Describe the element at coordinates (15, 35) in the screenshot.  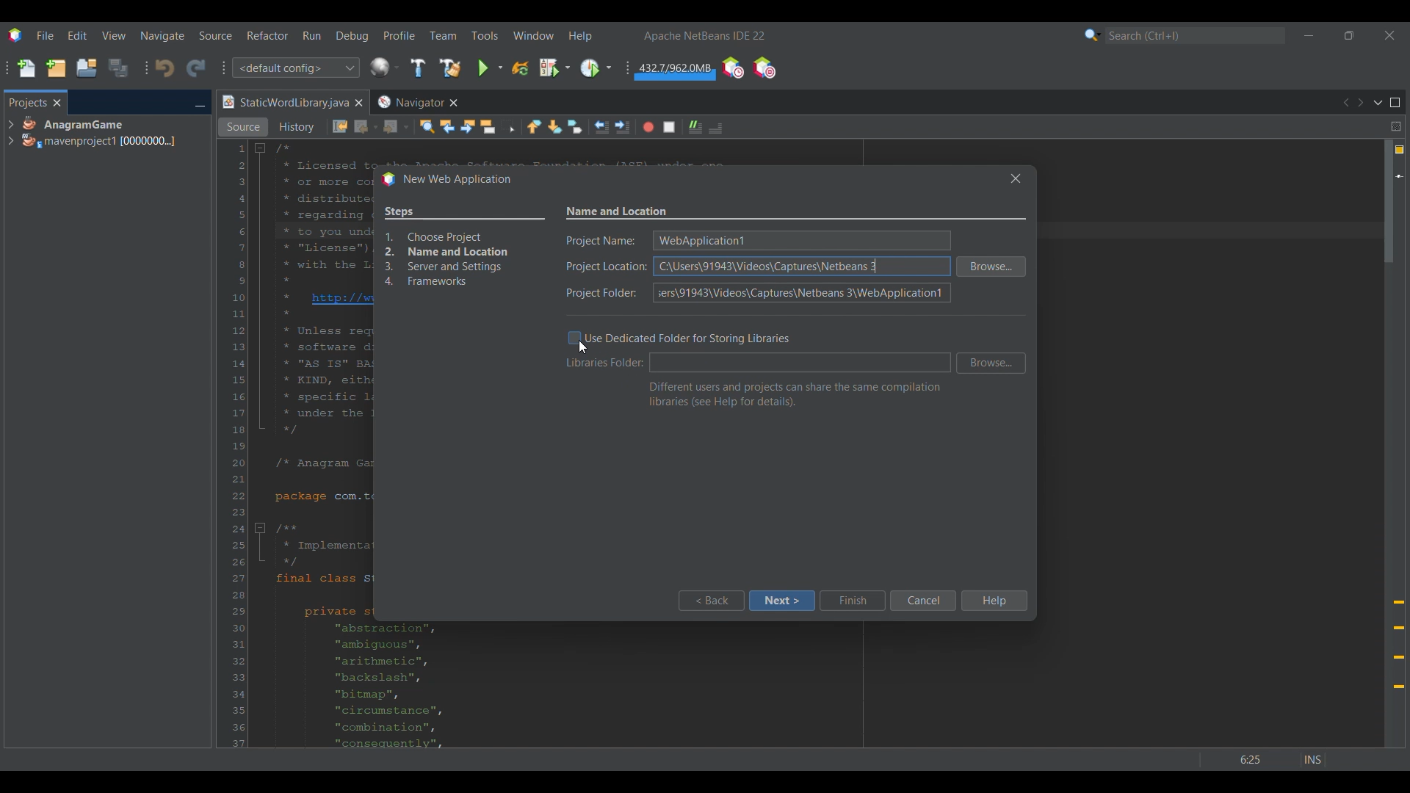
I see `Software logo` at that location.